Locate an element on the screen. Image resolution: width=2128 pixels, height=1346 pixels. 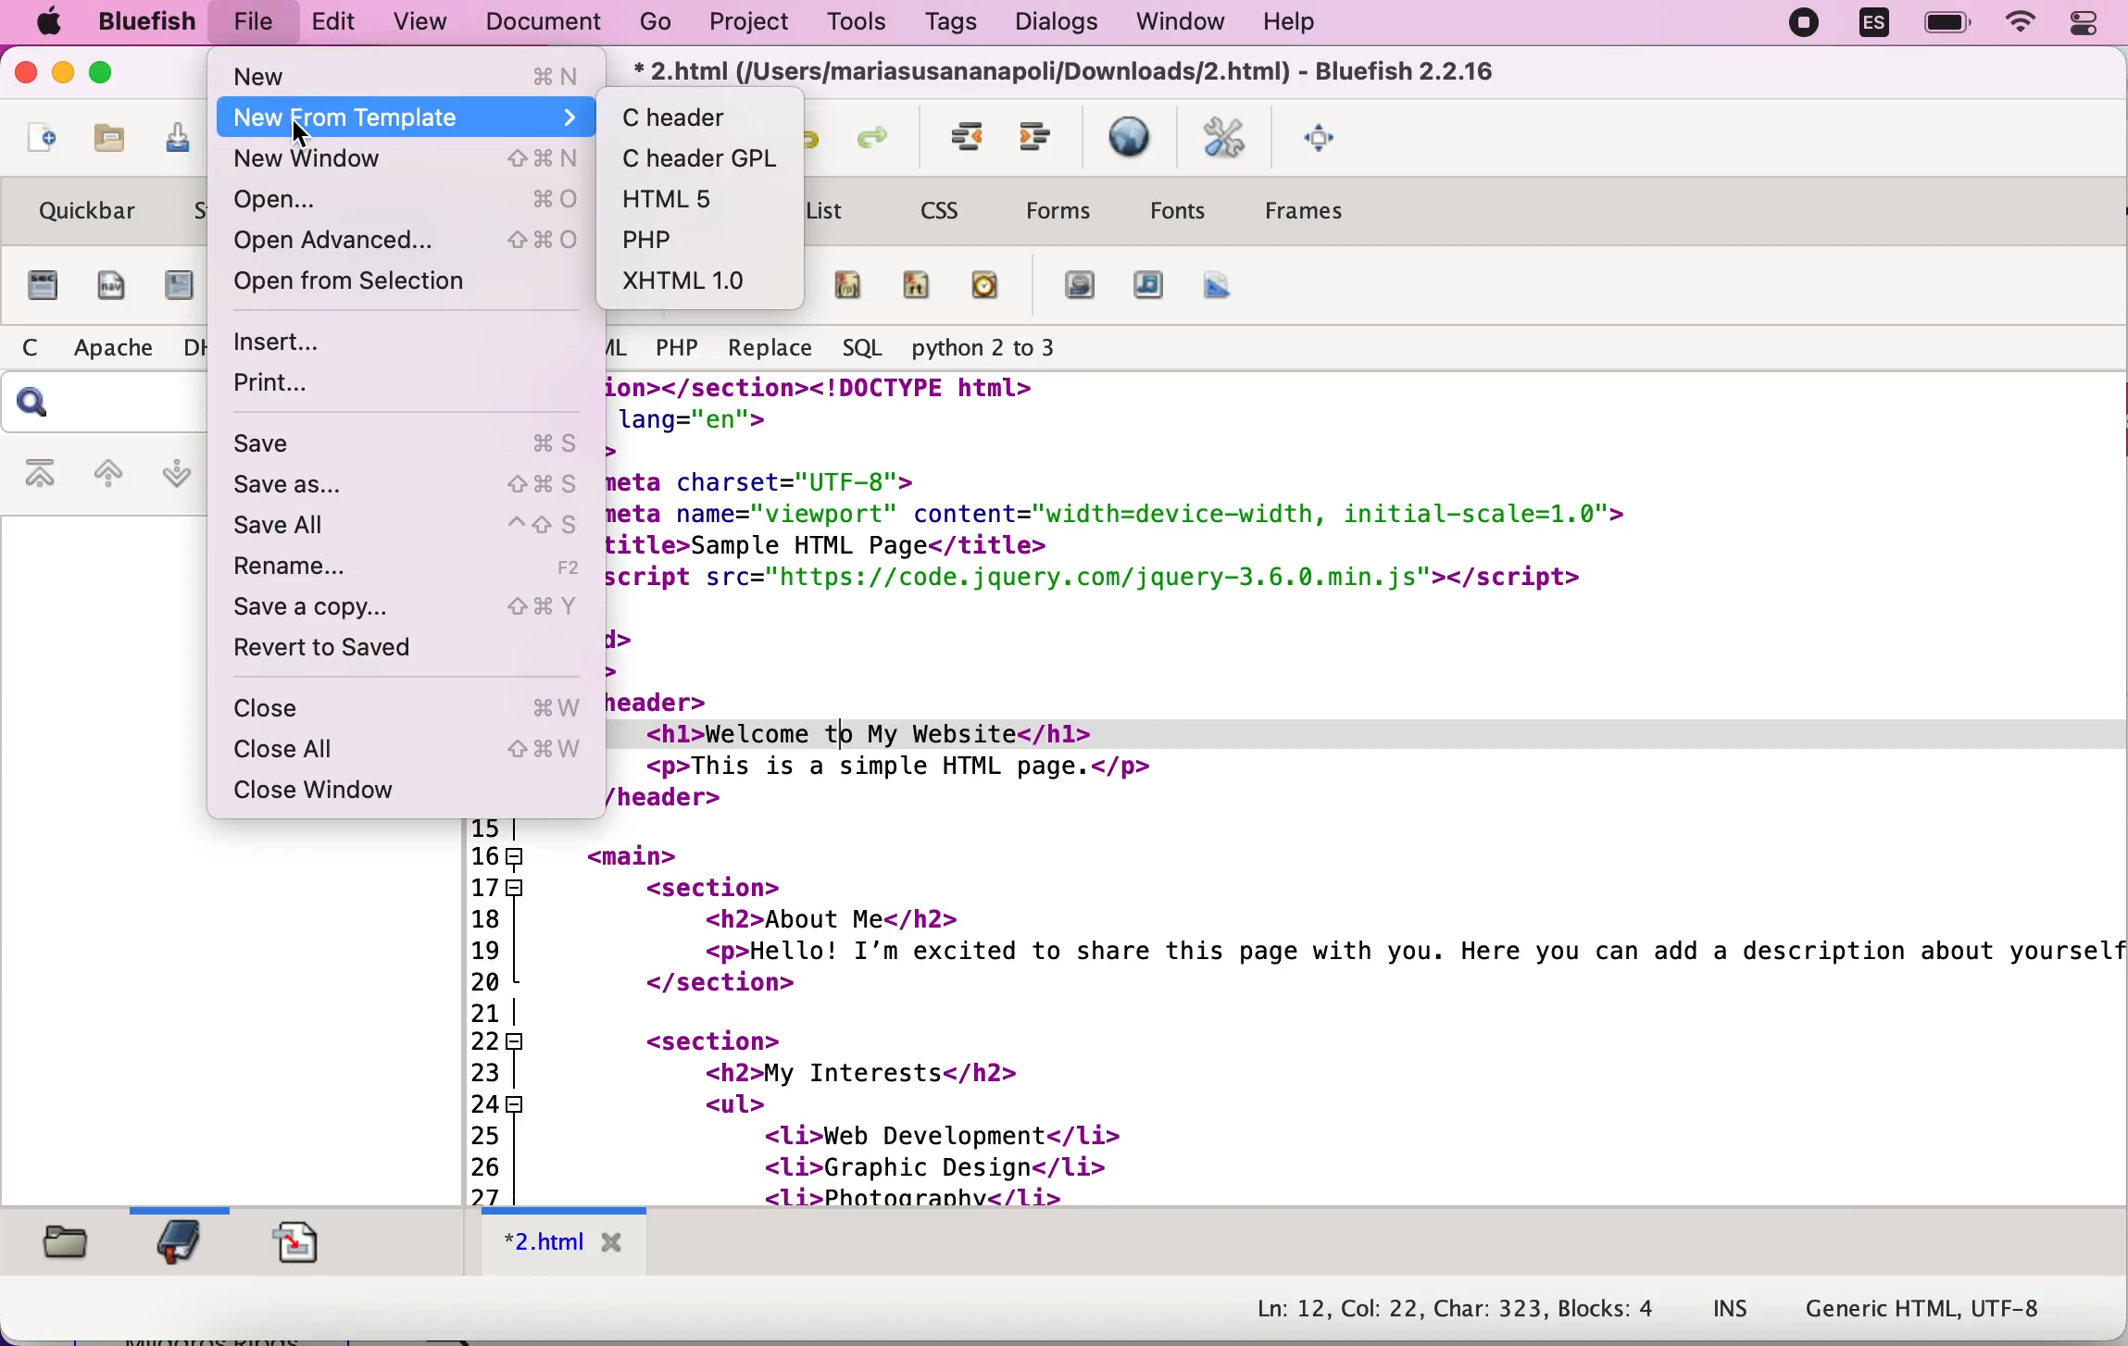
new is located at coordinates (409, 73).